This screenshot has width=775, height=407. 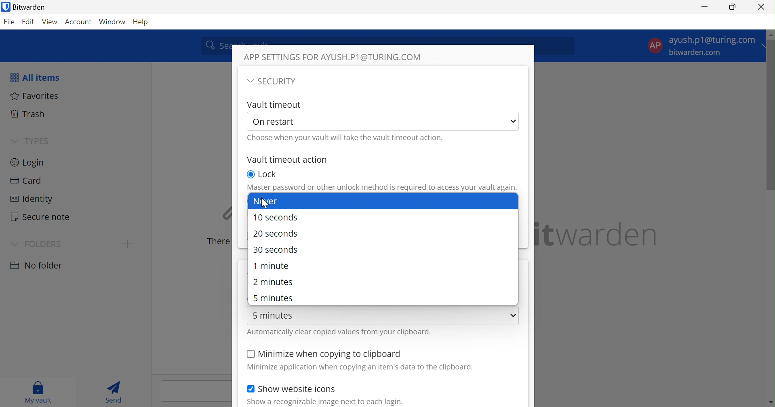 What do you see at coordinates (339, 332) in the screenshot?
I see `Automatically clear copied values from your clipboard.` at bounding box center [339, 332].